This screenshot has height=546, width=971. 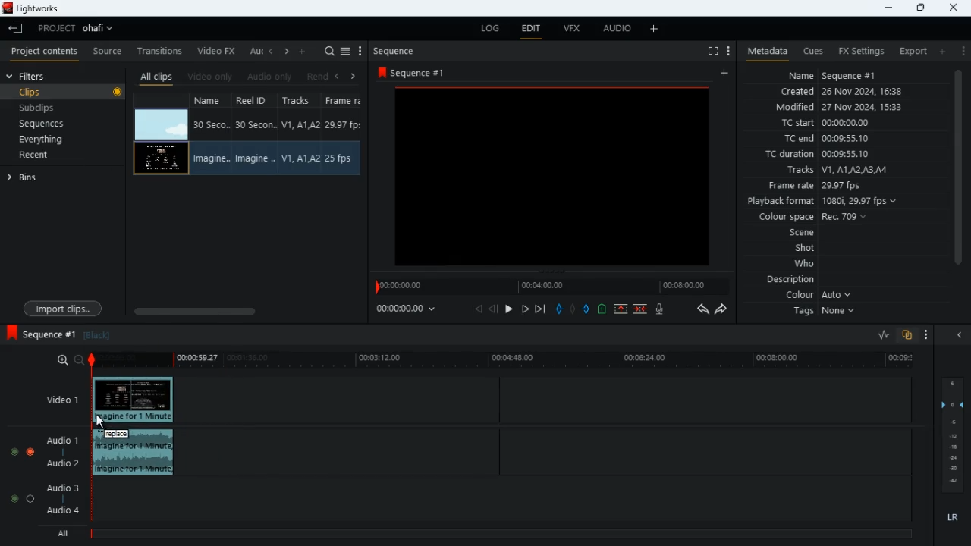 I want to click on back, so click(x=16, y=29).